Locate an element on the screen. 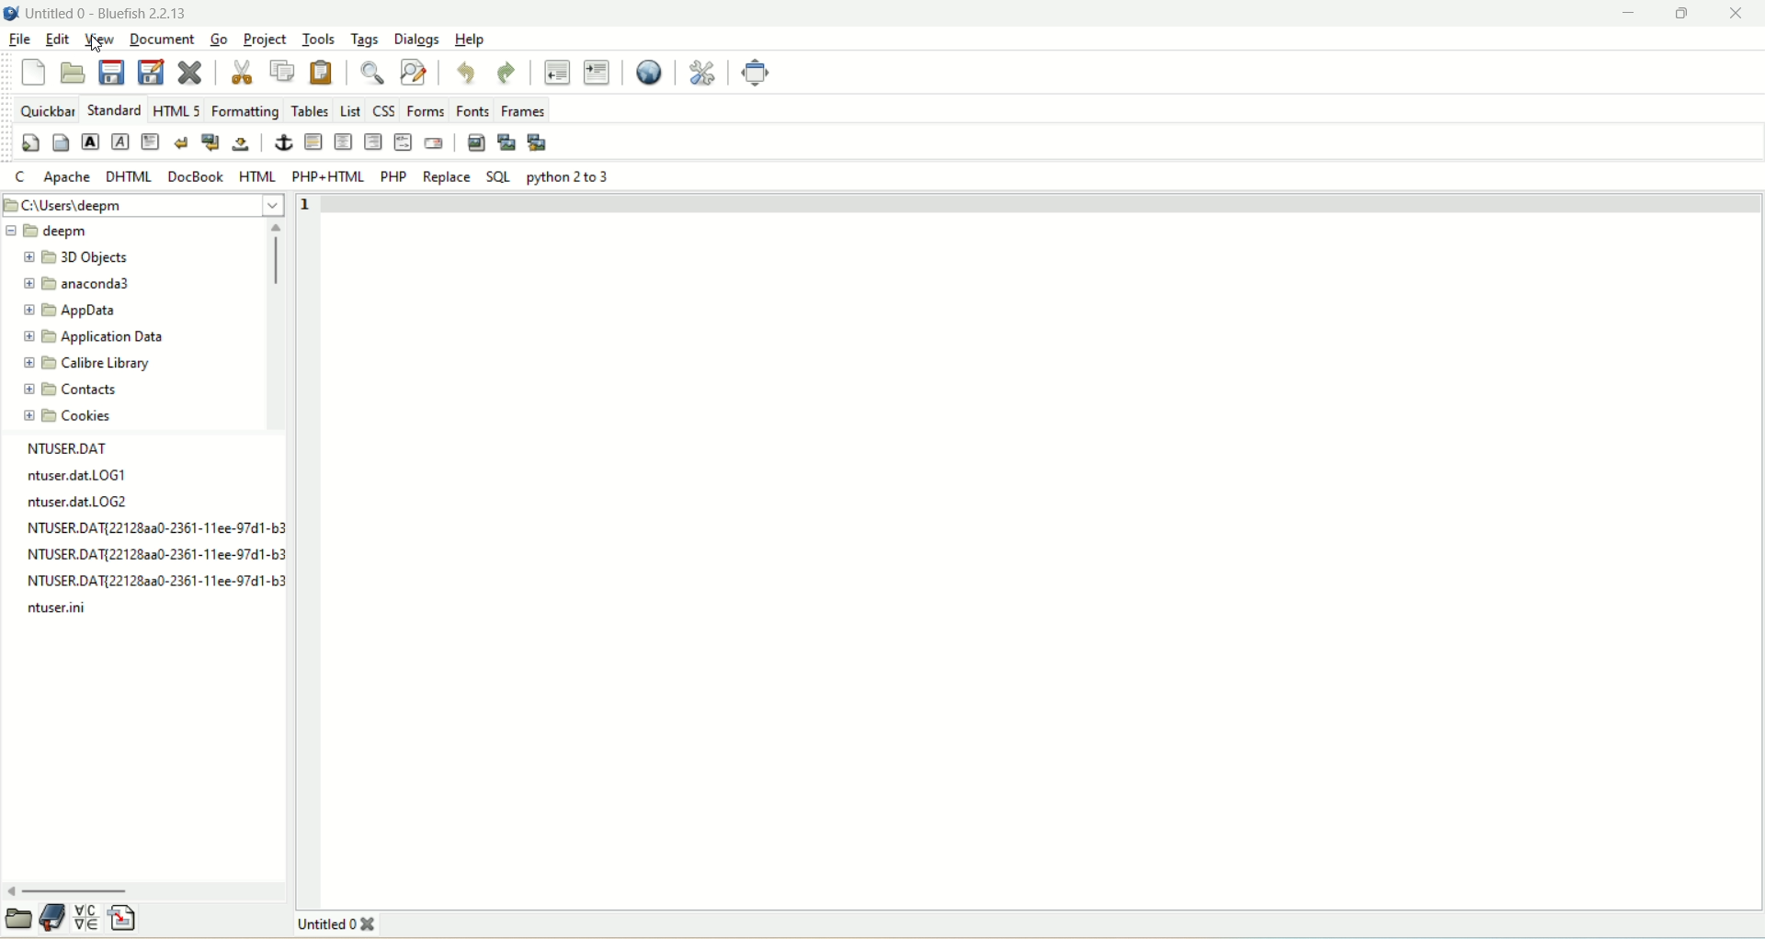 Image resolution: width=1765 pixels, height=939 pixels. frames is located at coordinates (525, 110).